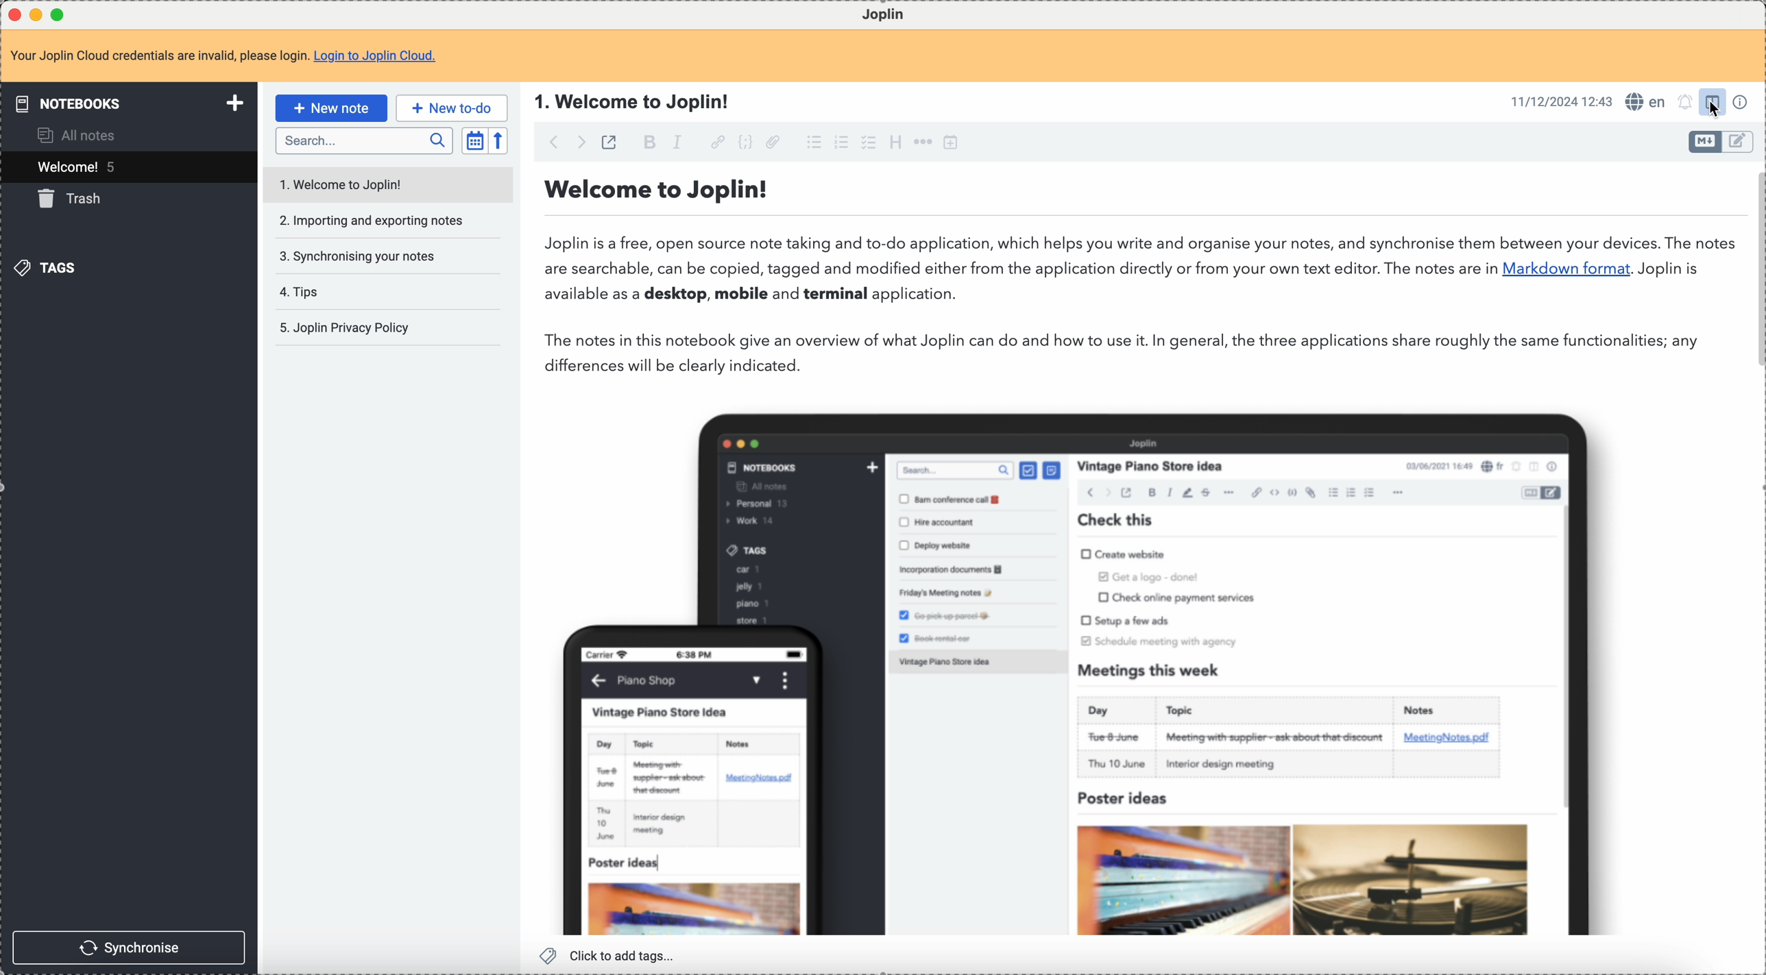 The image size is (1766, 975). Describe the element at coordinates (1700, 143) in the screenshot. I see `toggle editor` at that location.